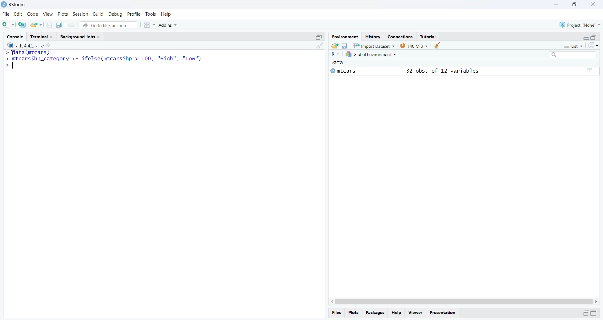 This screenshot has width=603, height=320. Describe the element at coordinates (372, 55) in the screenshot. I see `Global Environment` at that location.